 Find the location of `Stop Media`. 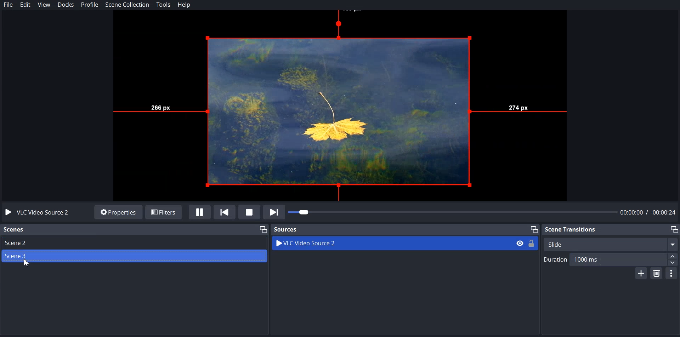

Stop Media is located at coordinates (250, 213).